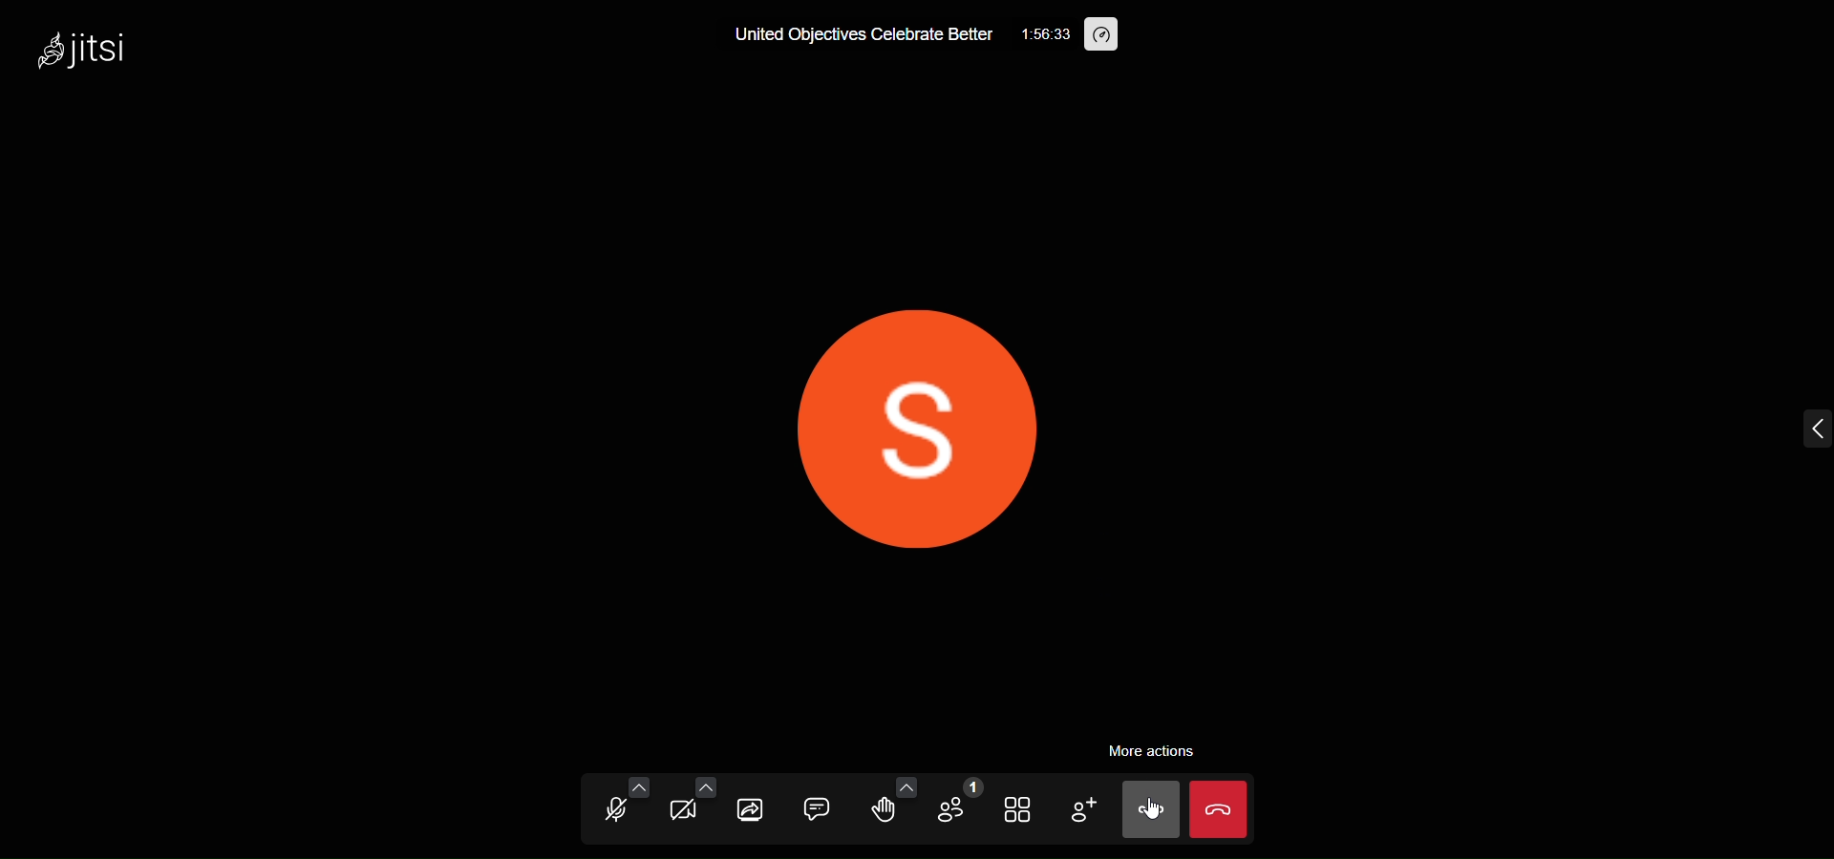 The width and height of the screenshot is (1834, 859). Describe the element at coordinates (1082, 811) in the screenshot. I see `invite people` at that location.